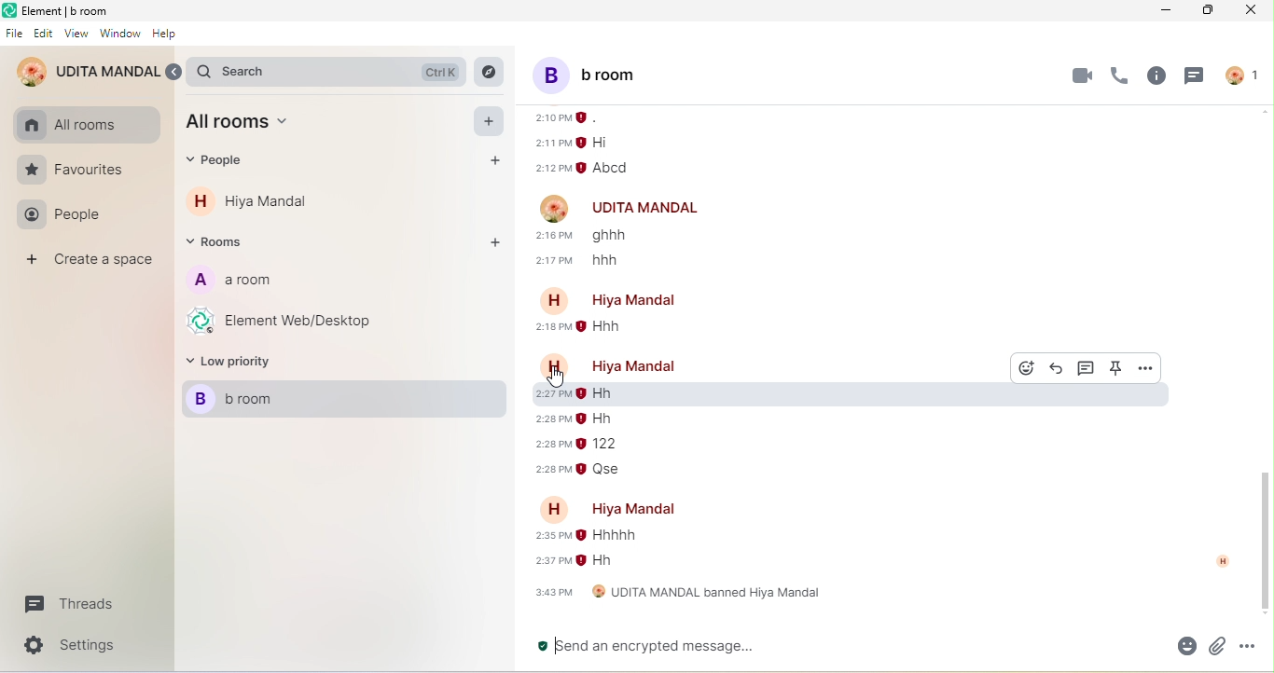 Image resolution: width=1274 pixels, height=673 pixels. Describe the element at coordinates (245, 125) in the screenshot. I see `all room` at that location.